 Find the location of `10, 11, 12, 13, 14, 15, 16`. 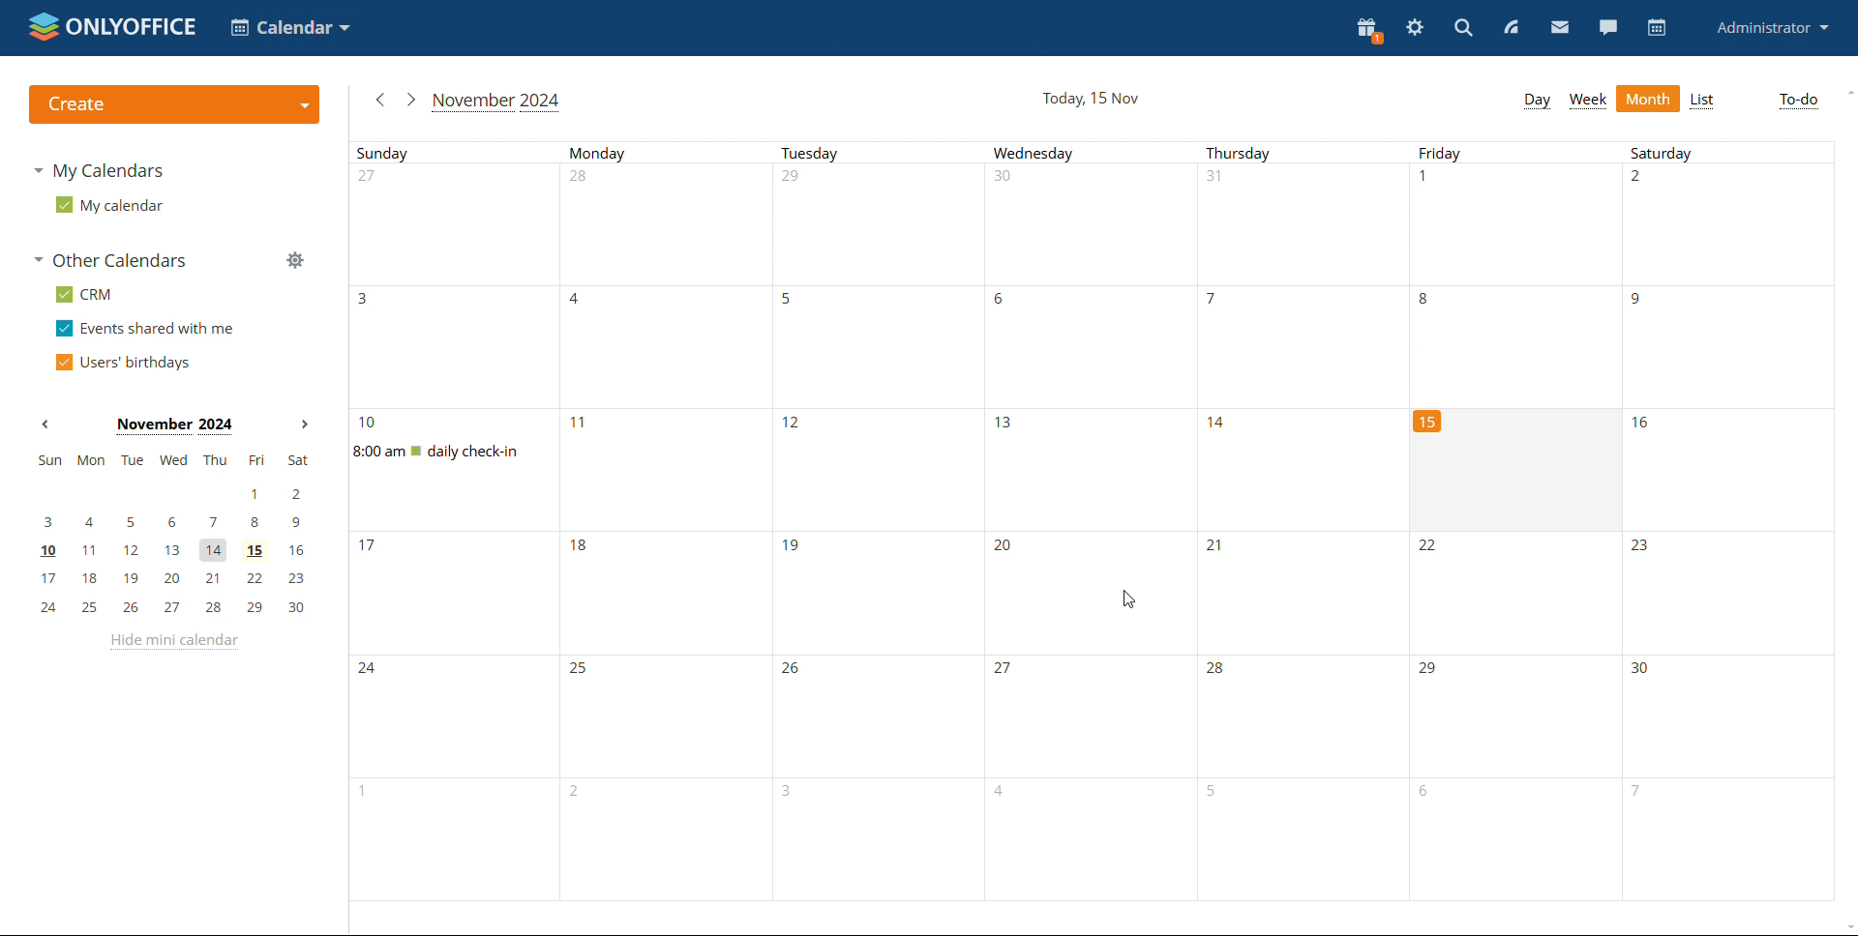

10, 11, 12, 13, 14, 15, 16 is located at coordinates (173, 549).